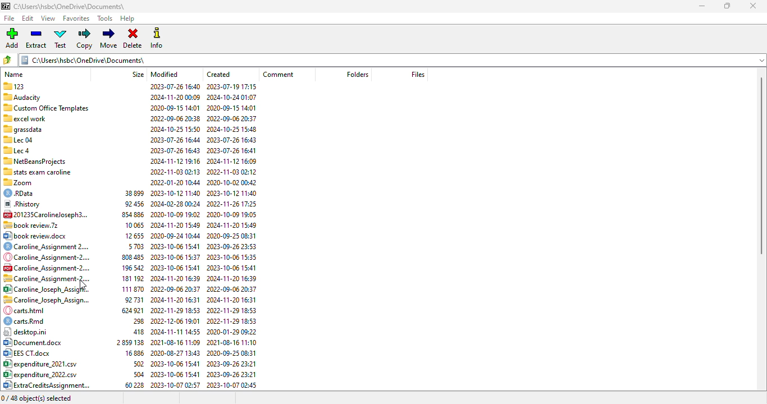  I want to click on SB Caroline Assianment-2.... 181192 2024-11-20 16:39 2024-11-20 16:39, so click(129, 277).